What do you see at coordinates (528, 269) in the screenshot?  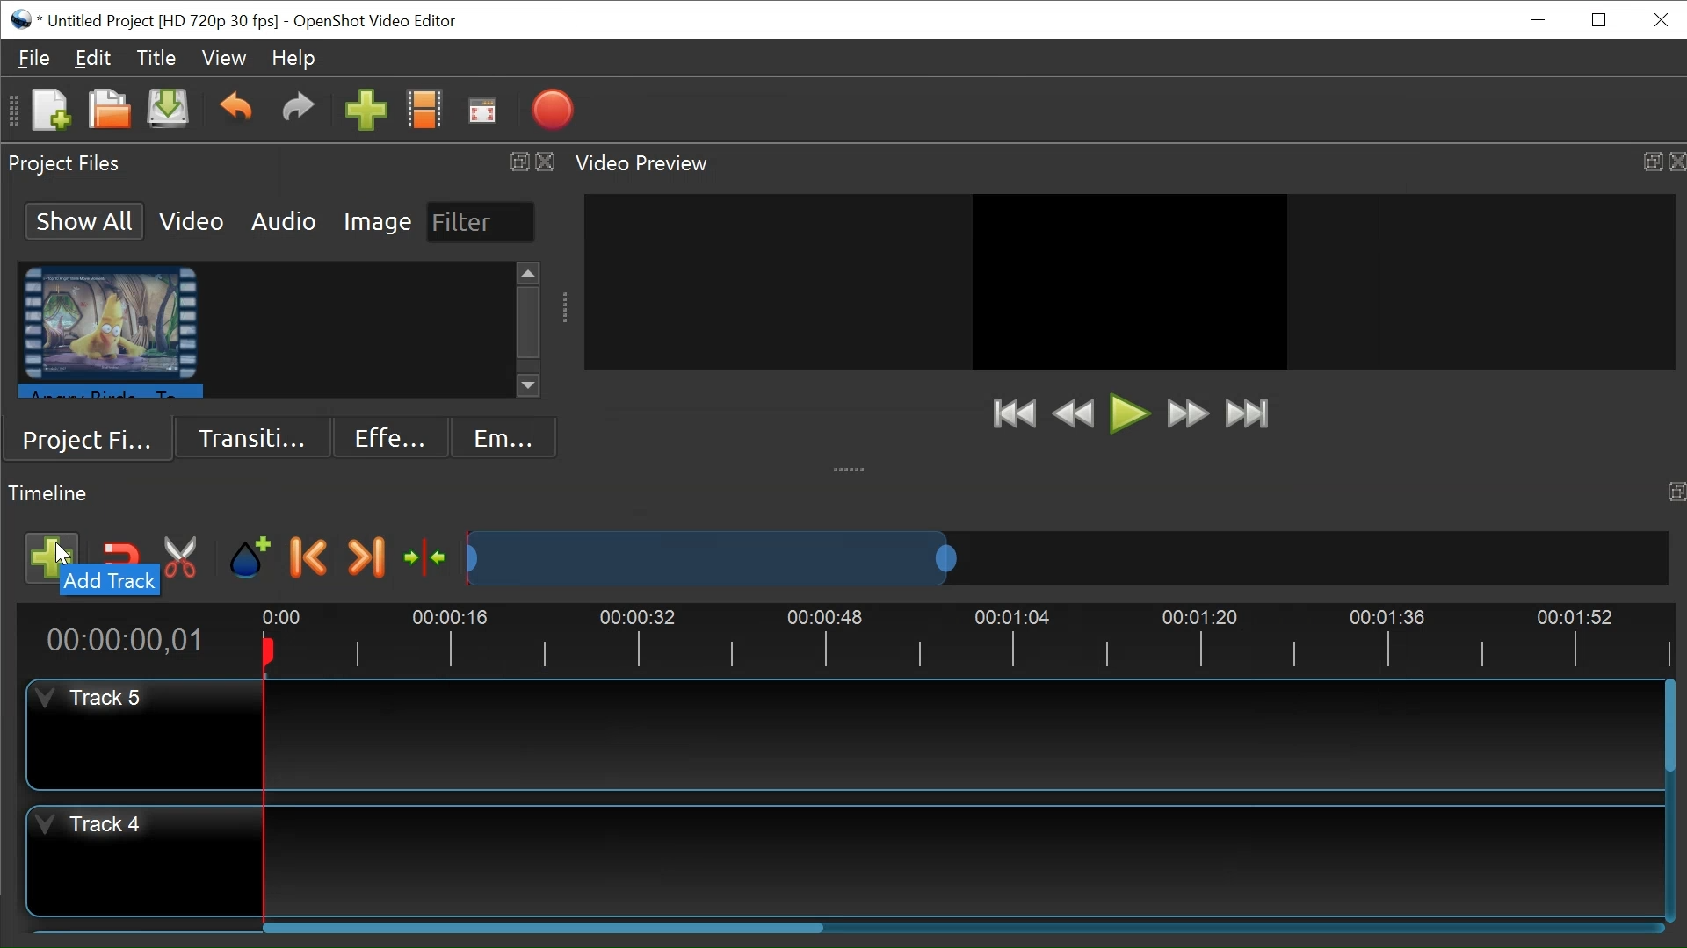 I see `Scroll up` at bounding box center [528, 269].